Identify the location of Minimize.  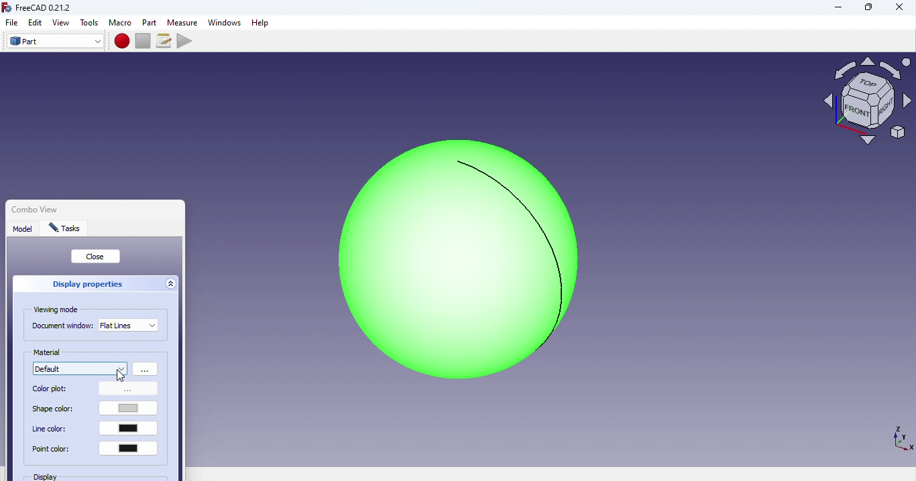
(836, 7).